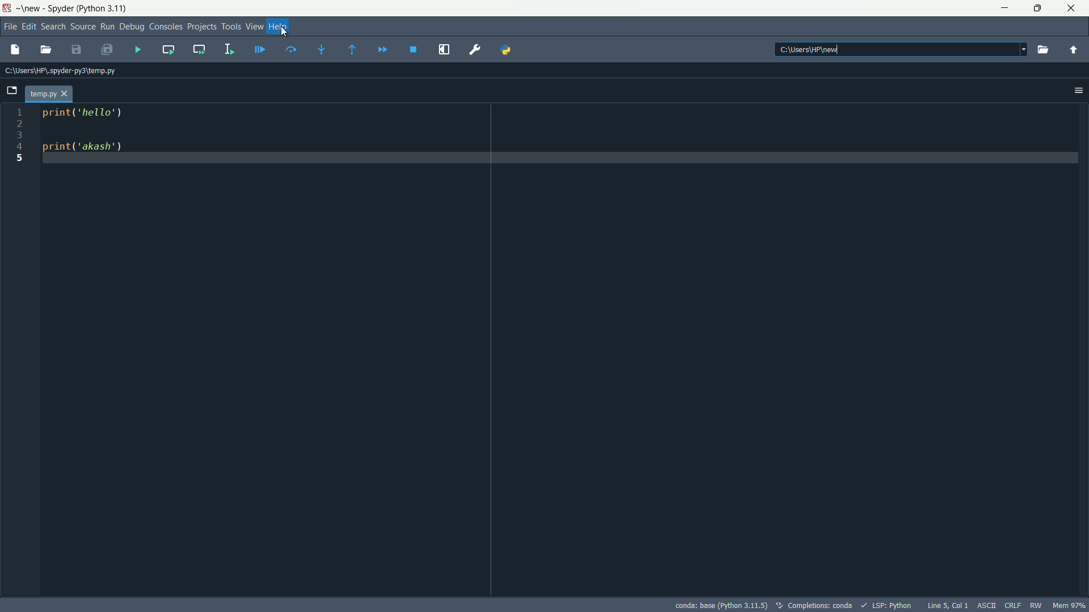 Image resolution: width=1089 pixels, height=612 pixels. What do you see at coordinates (1074, 8) in the screenshot?
I see `close` at bounding box center [1074, 8].